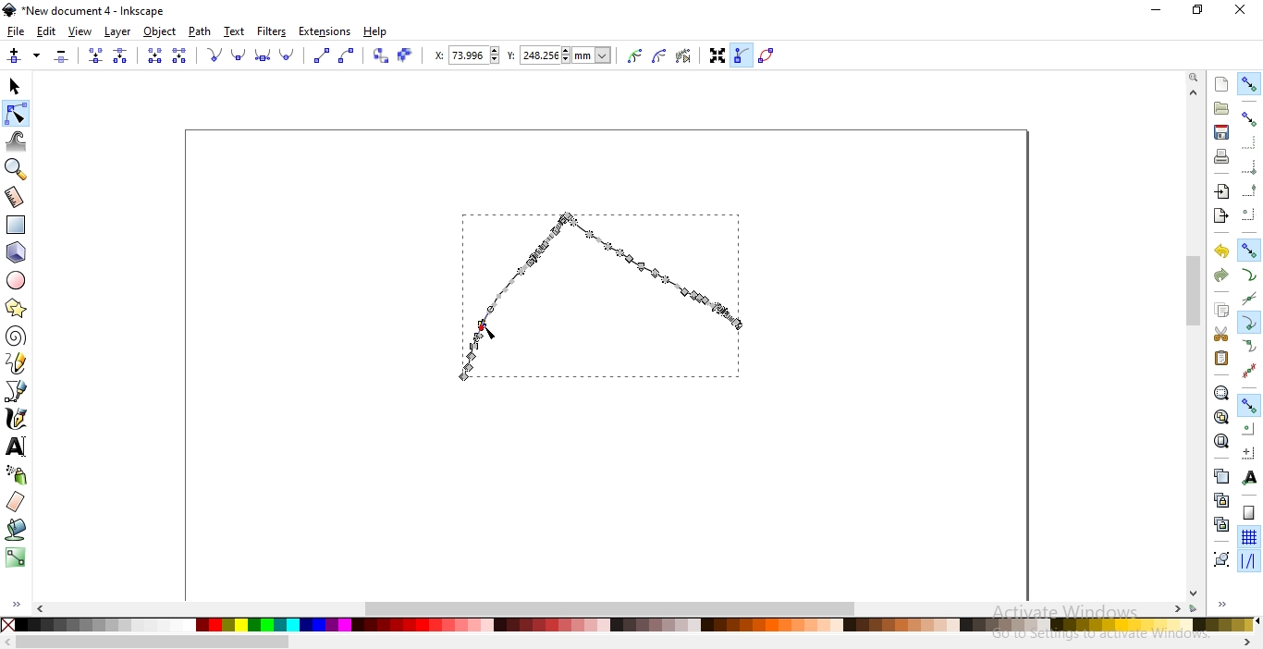  What do you see at coordinates (80, 32) in the screenshot?
I see `view` at bounding box center [80, 32].